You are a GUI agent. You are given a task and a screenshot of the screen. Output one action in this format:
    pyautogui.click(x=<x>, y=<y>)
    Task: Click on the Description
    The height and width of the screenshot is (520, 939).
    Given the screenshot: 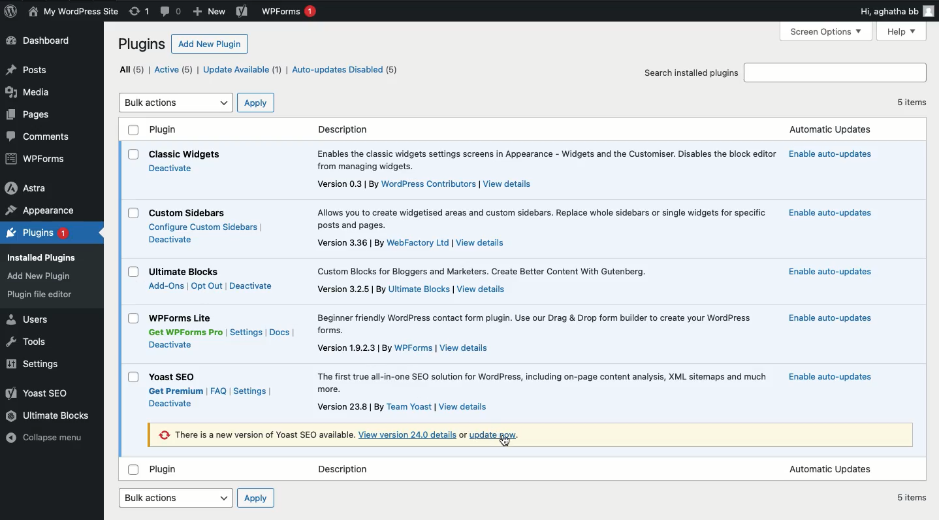 What is the action you would take?
    pyautogui.click(x=412, y=290)
    